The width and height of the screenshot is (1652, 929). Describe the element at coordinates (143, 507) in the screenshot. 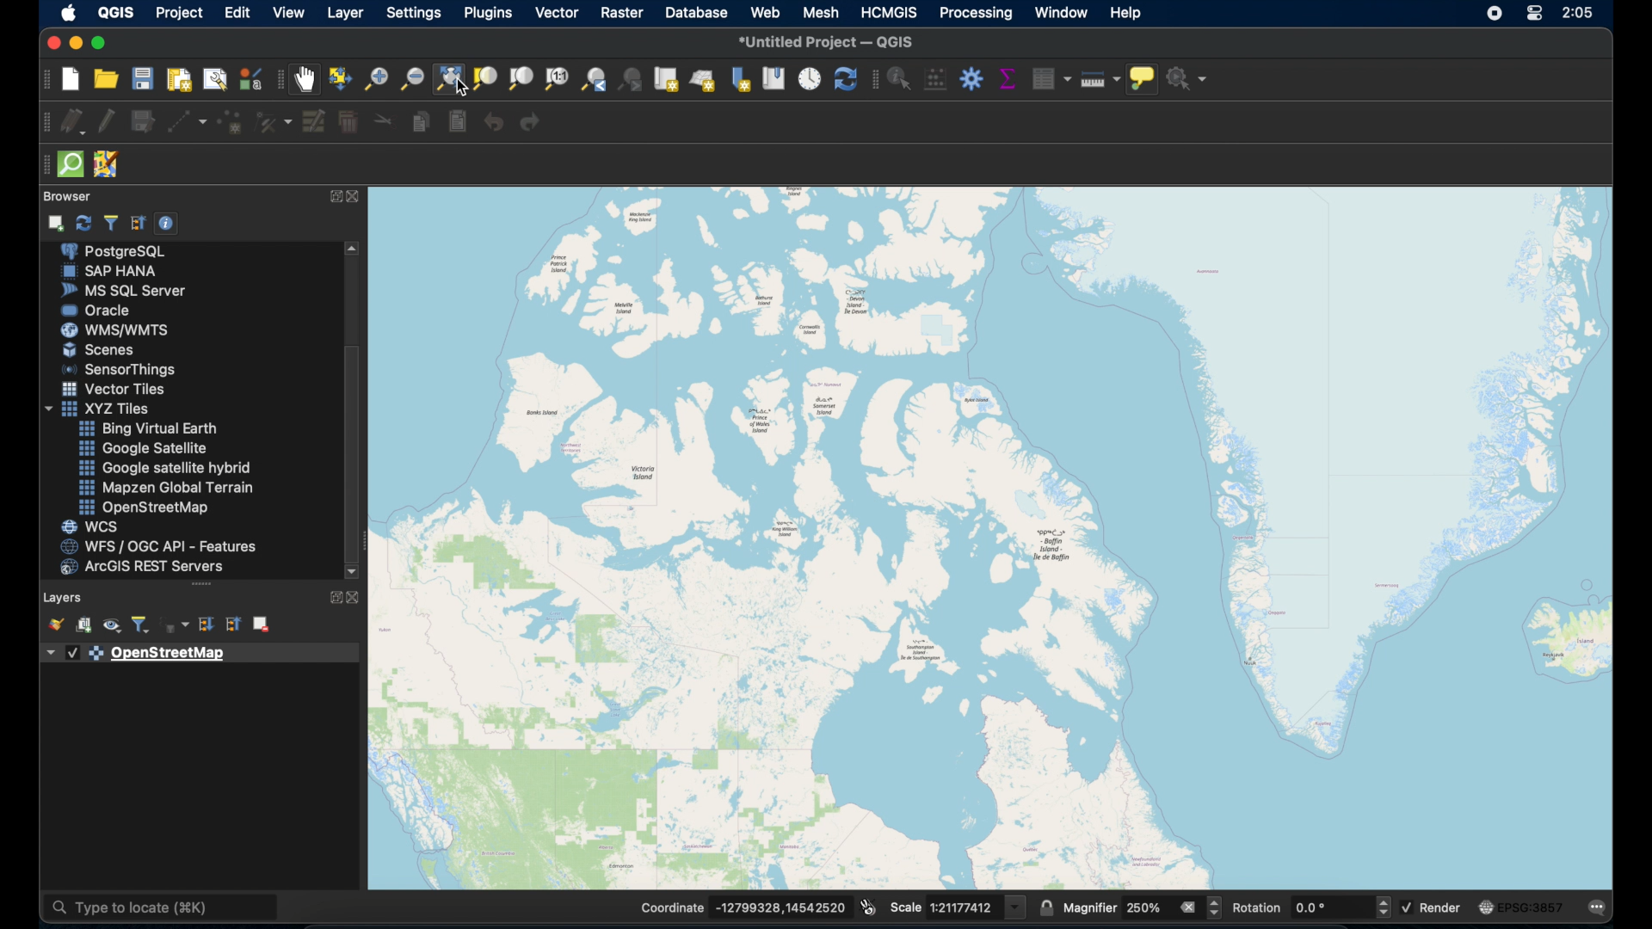

I see `openstreet map` at that location.